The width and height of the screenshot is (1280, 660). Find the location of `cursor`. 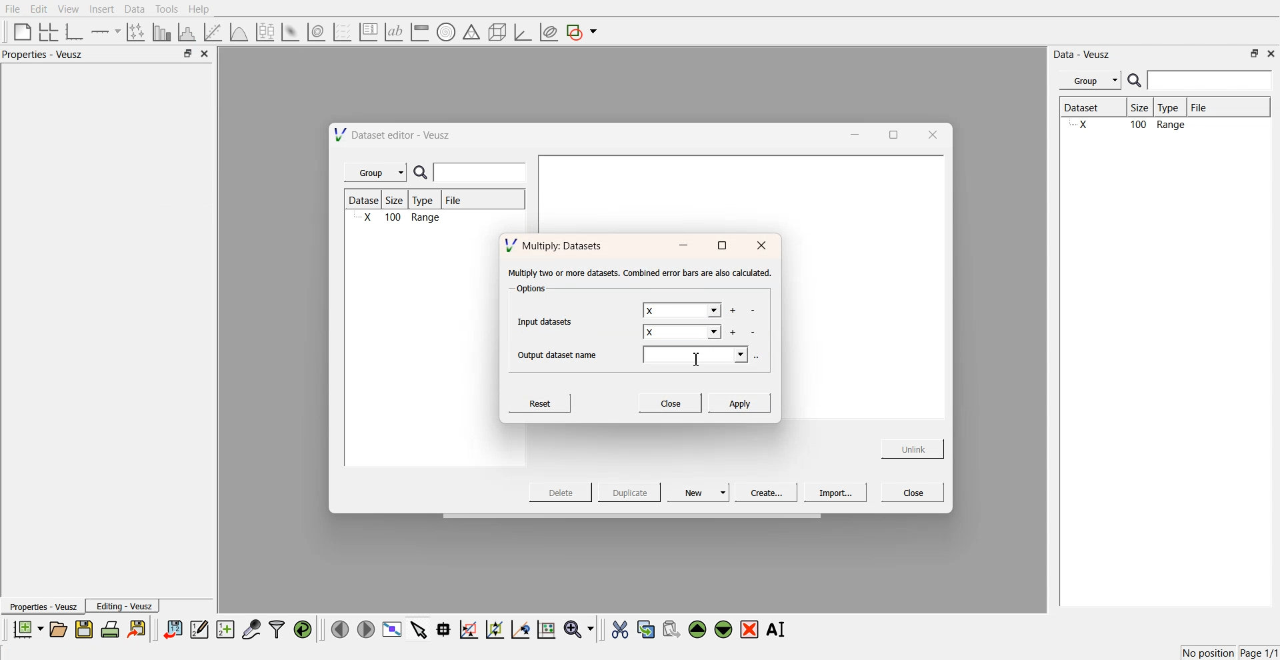

cursor is located at coordinates (699, 359).